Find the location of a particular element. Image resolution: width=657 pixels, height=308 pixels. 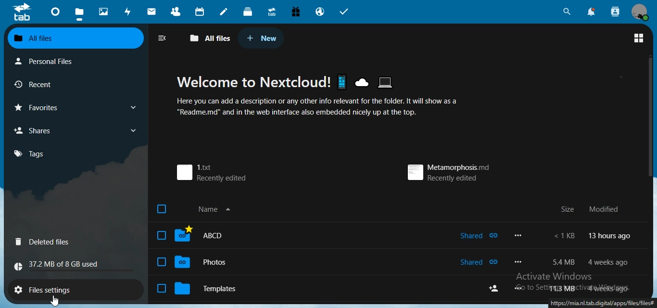

Templates is located at coordinates (211, 288).